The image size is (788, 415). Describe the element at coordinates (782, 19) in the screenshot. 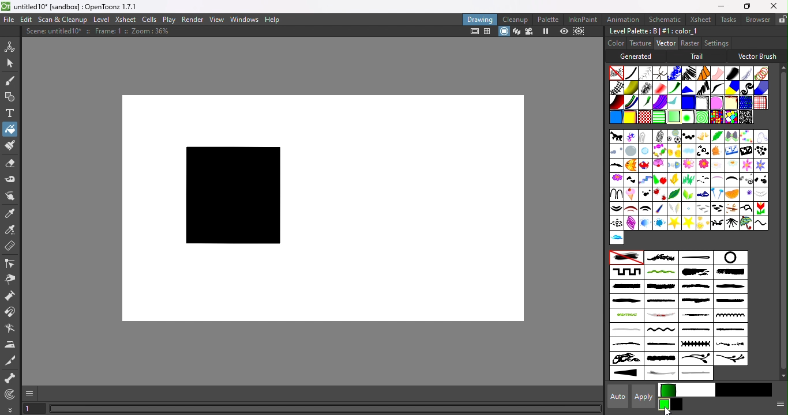

I see `Lock rooms tab` at that location.